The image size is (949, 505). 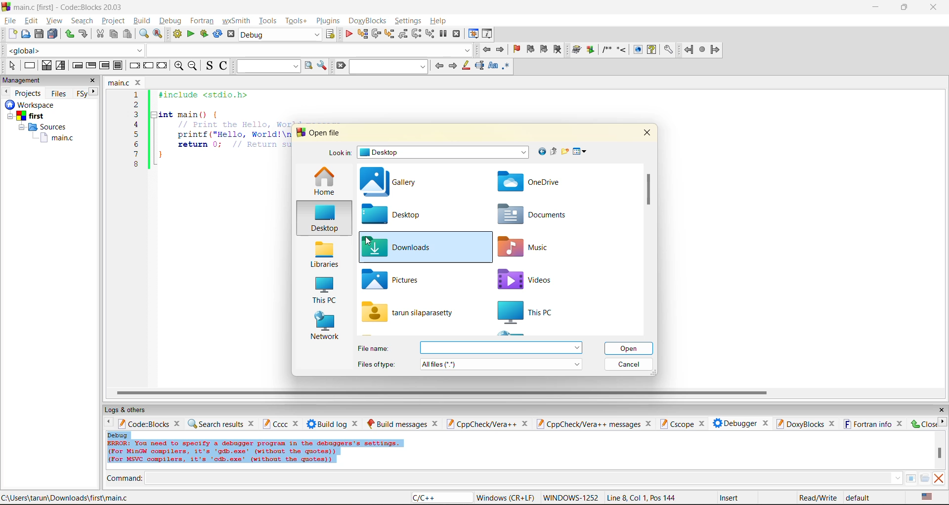 What do you see at coordinates (118, 435) in the screenshot?
I see `debug` at bounding box center [118, 435].